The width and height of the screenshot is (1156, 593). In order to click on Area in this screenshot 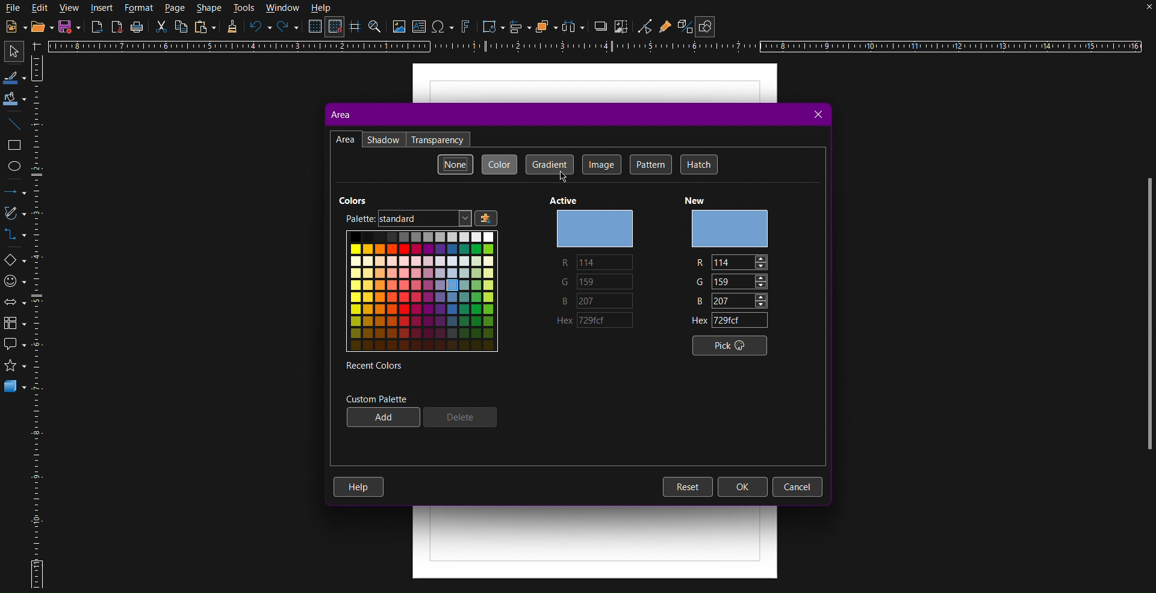, I will do `click(345, 140)`.